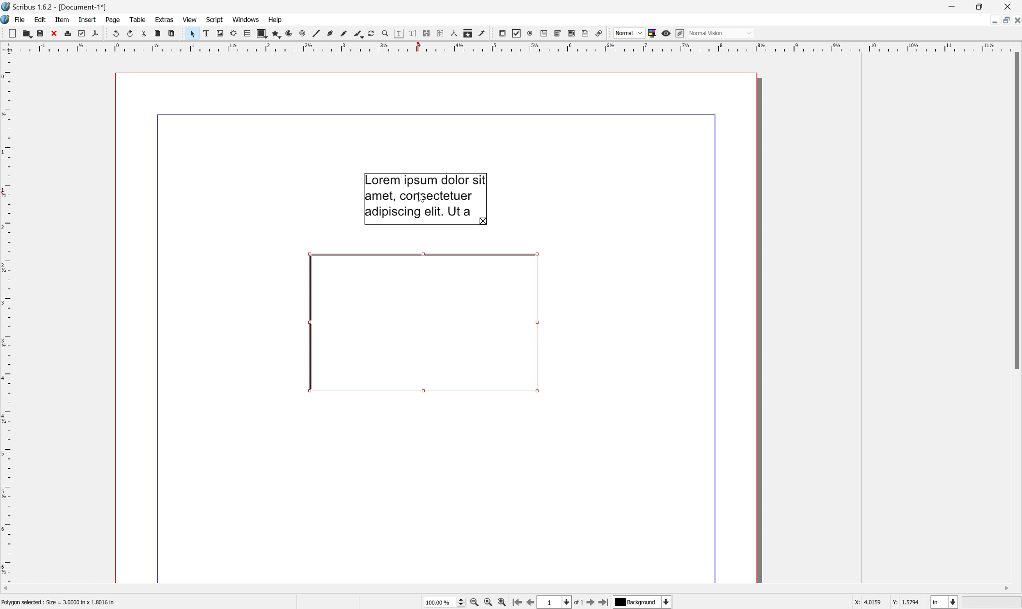 Image resolution: width=1022 pixels, height=609 pixels. I want to click on Save, so click(39, 34).